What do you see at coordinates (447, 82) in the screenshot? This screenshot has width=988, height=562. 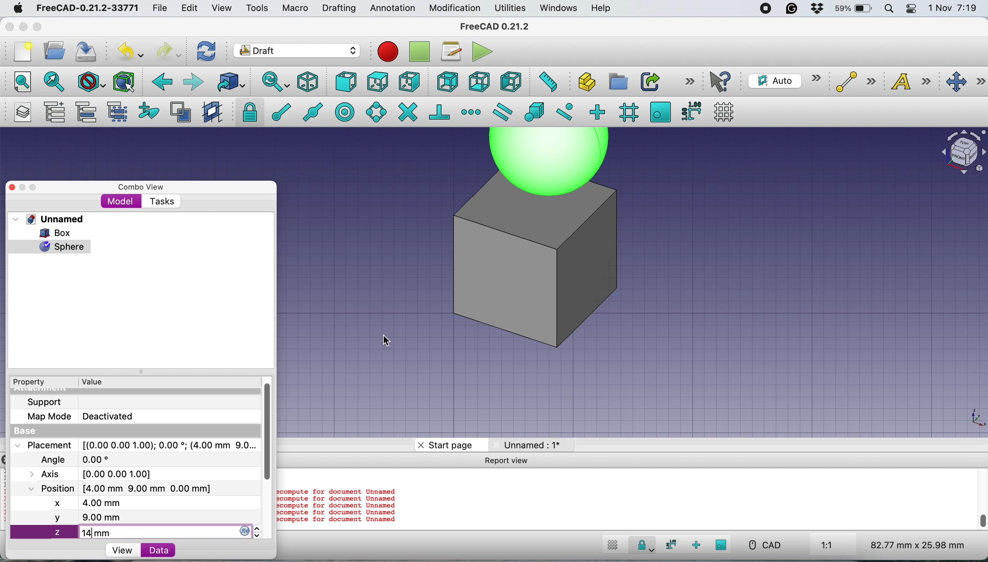 I see `rear` at bounding box center [447, 82].